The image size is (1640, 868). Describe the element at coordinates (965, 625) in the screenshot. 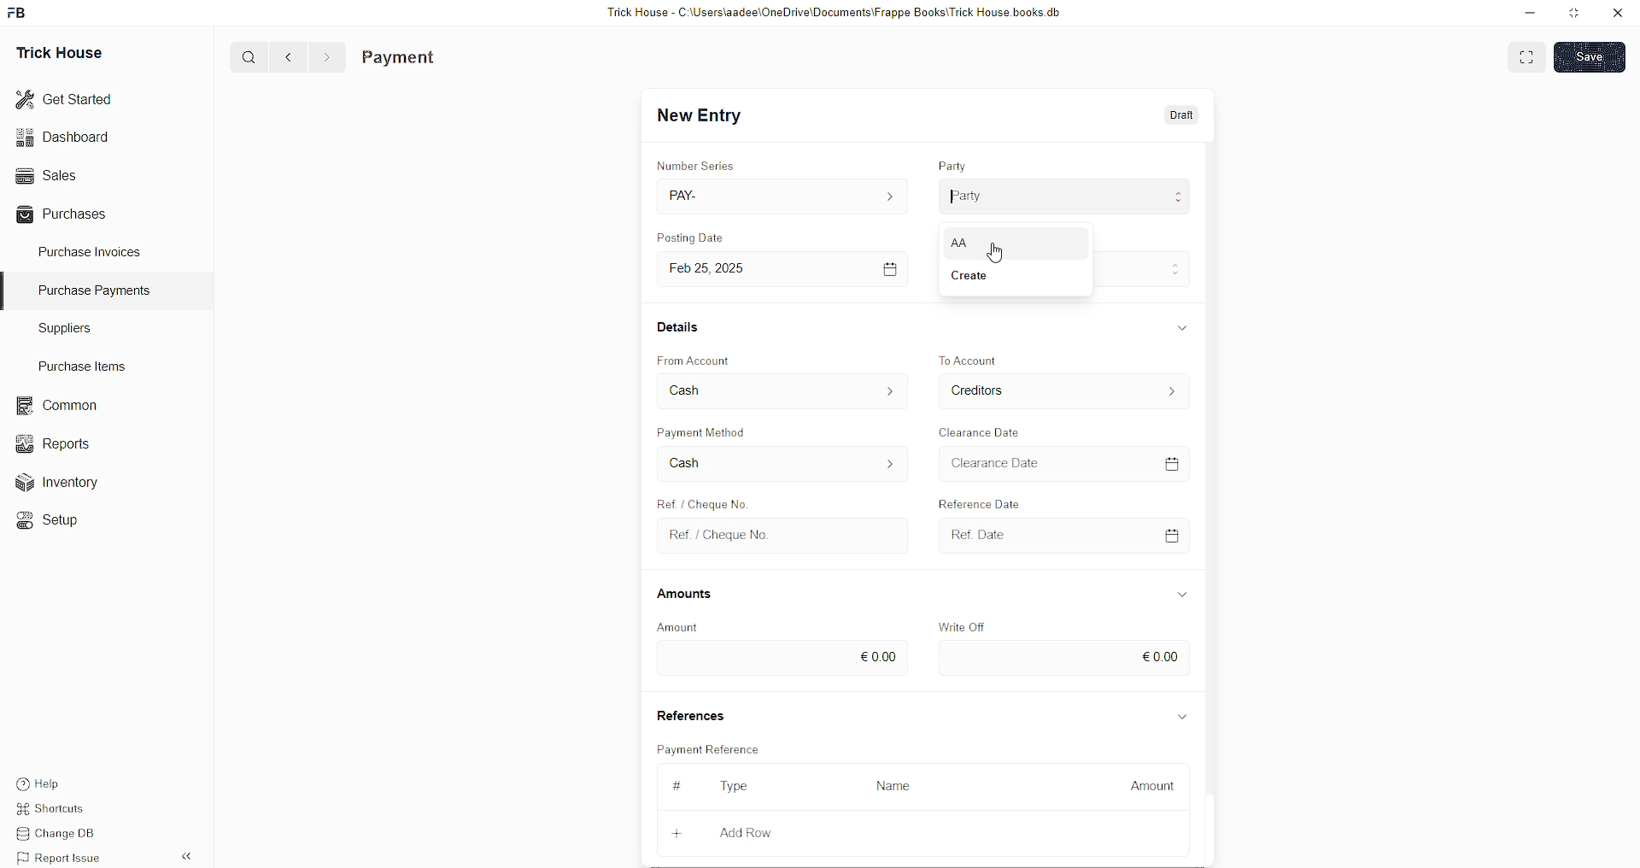

I see `Write Off` at that location.